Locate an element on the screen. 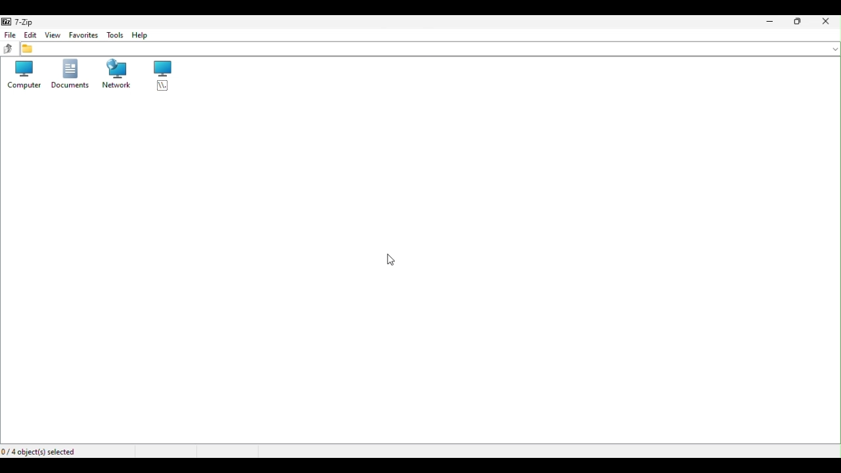 This screenshot has width=841, height=473. root is located at coordinates (156, 76).